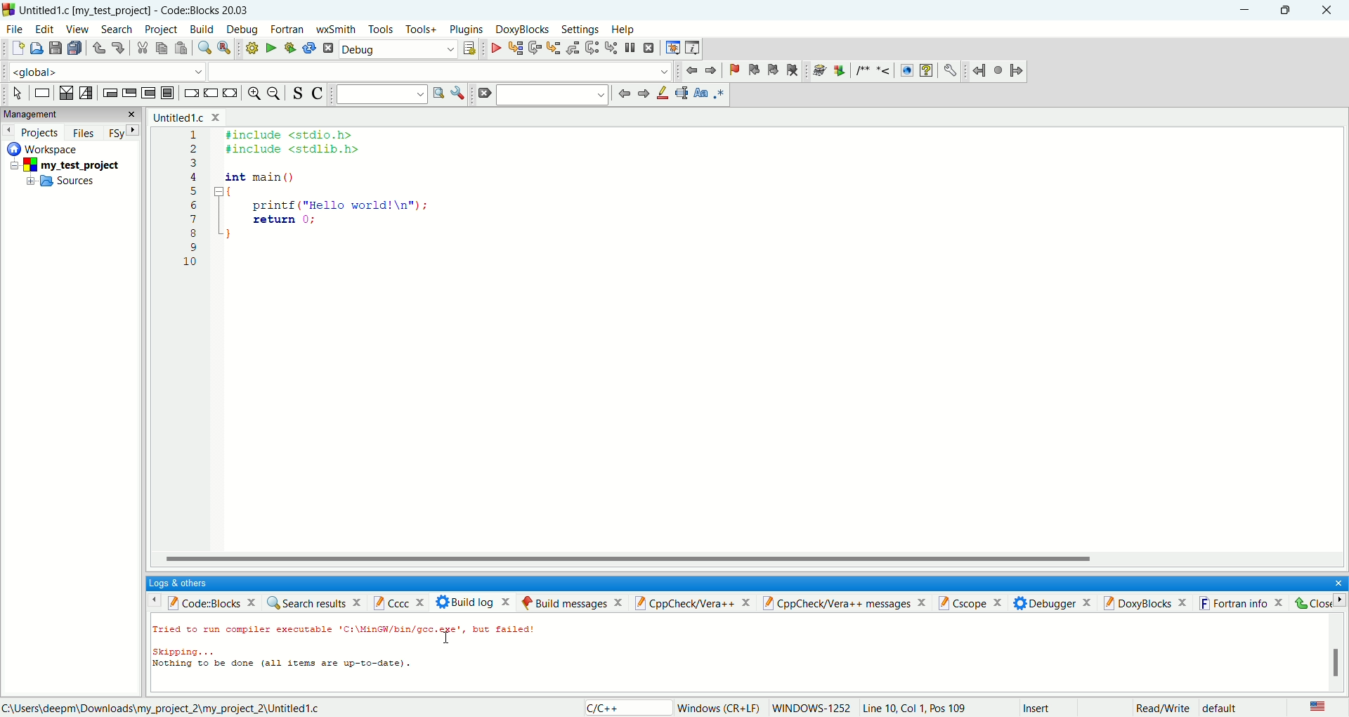 The image size is (1349, 717). I want to click on doxyblocks, so click(523, 30).